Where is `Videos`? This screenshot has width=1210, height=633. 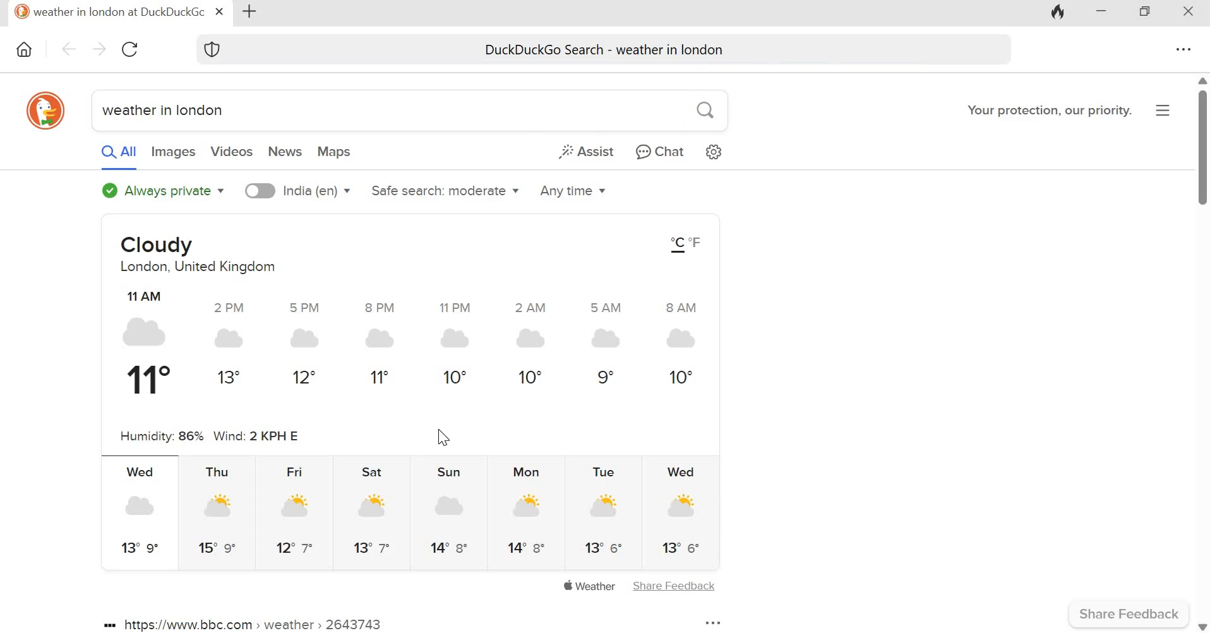
Videos is located at coordinates (231, 152).